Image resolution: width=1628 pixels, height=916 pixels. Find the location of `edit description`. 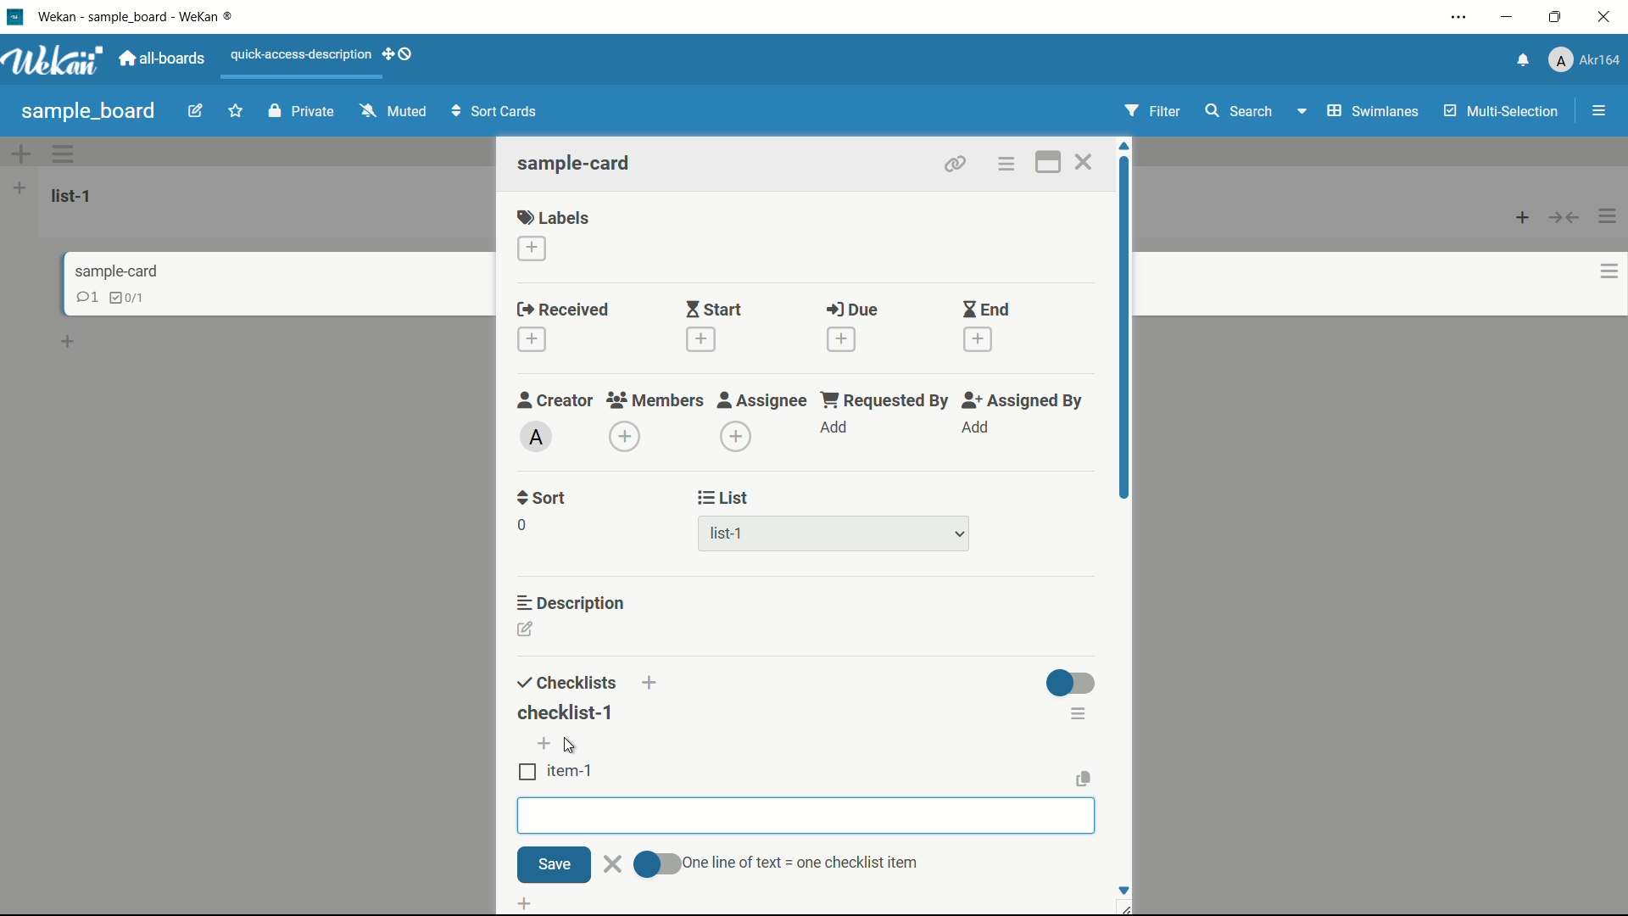

edit description is located at coordinates (526, 629).